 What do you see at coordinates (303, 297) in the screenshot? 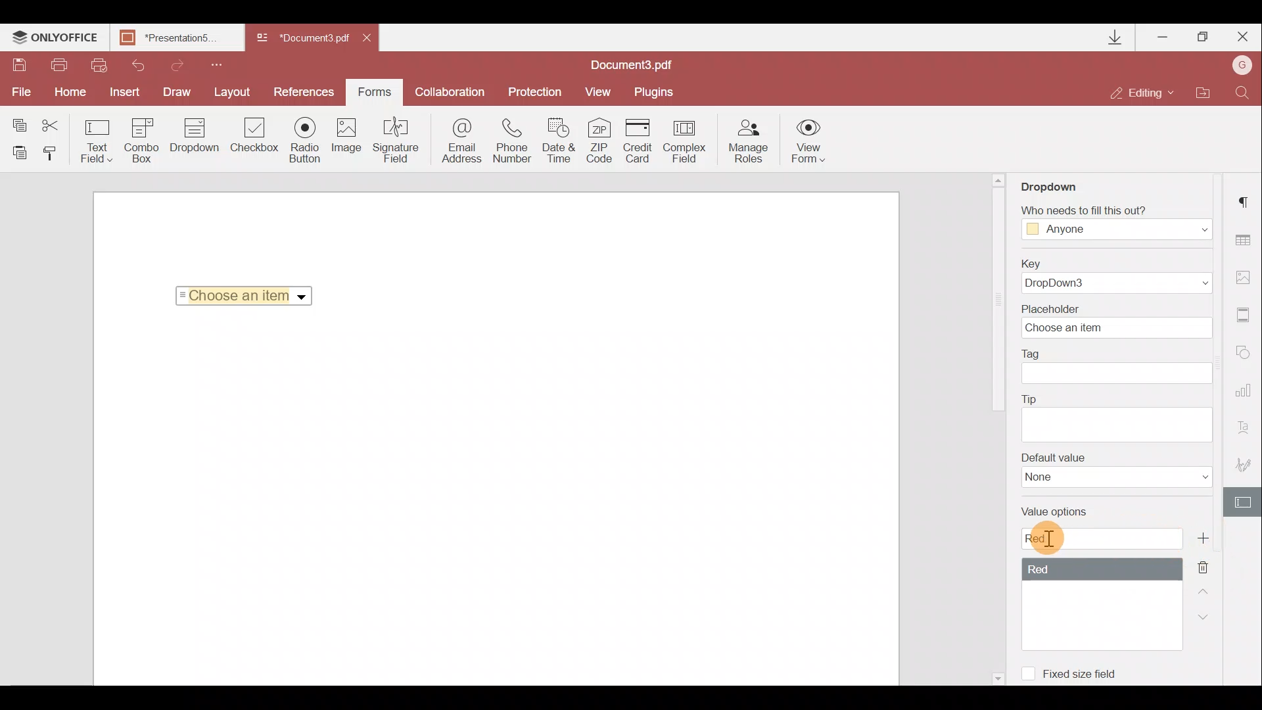
I see `Dropdown` at bounding box center [303, 297].